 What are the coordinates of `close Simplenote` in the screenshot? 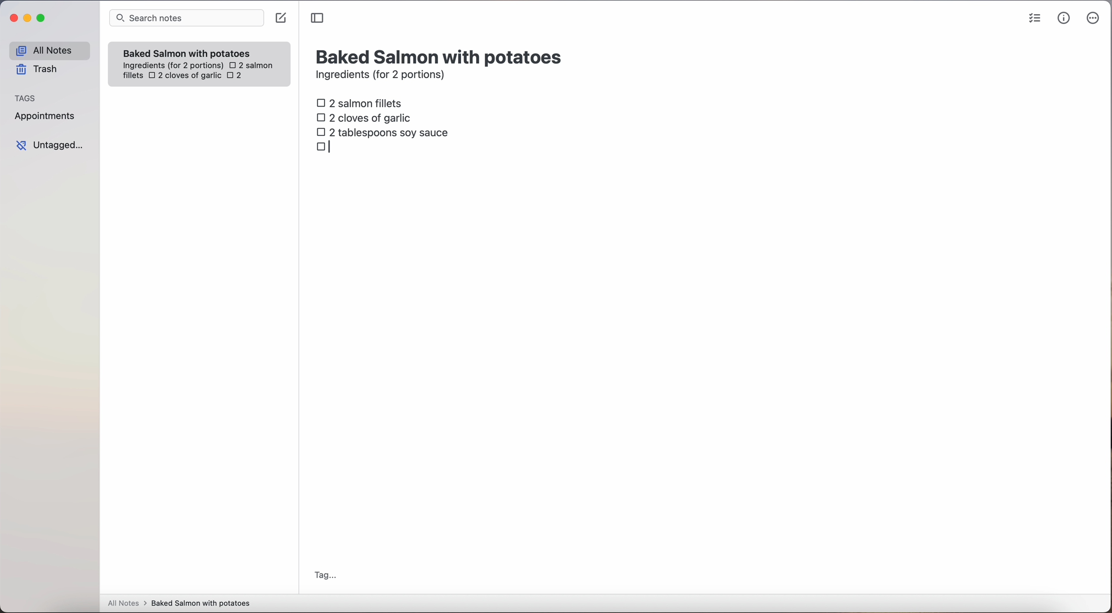 It's located at (13, 19).